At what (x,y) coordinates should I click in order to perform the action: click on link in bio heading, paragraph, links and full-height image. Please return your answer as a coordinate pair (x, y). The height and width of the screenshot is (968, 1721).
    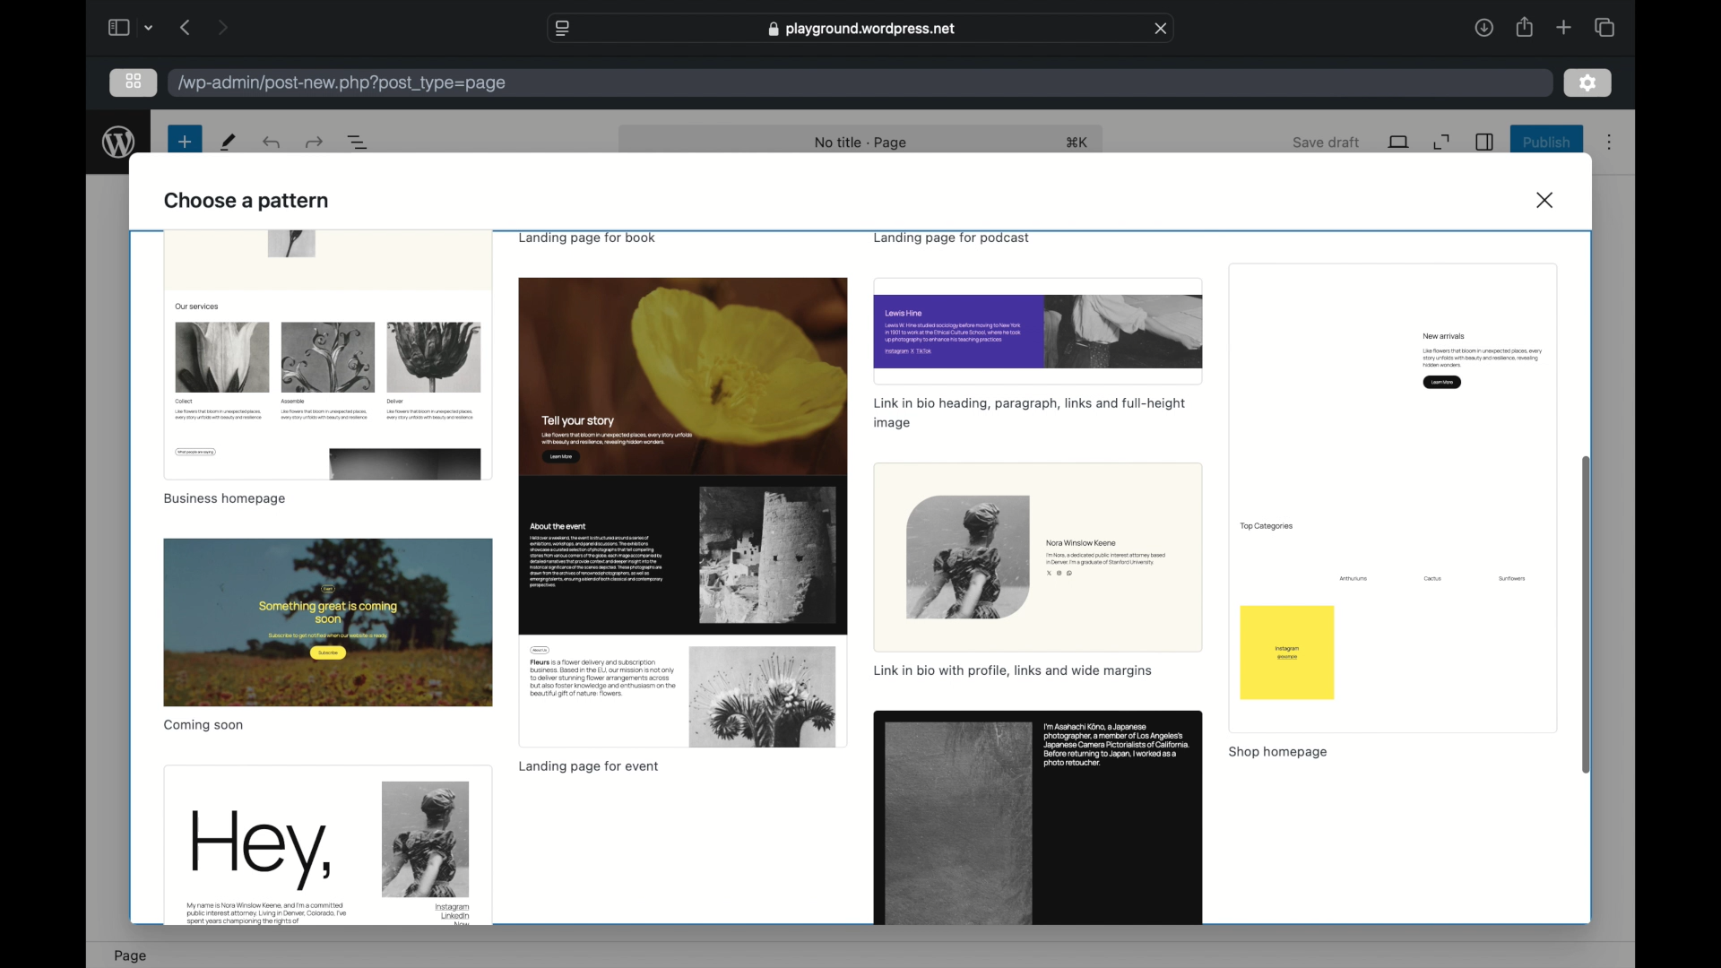
    Looking at the image, I should click on (1031, 414).